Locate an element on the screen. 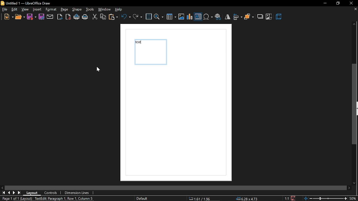 This screenshot has height=201, width=358. move right is located at coordinates (349, 188).